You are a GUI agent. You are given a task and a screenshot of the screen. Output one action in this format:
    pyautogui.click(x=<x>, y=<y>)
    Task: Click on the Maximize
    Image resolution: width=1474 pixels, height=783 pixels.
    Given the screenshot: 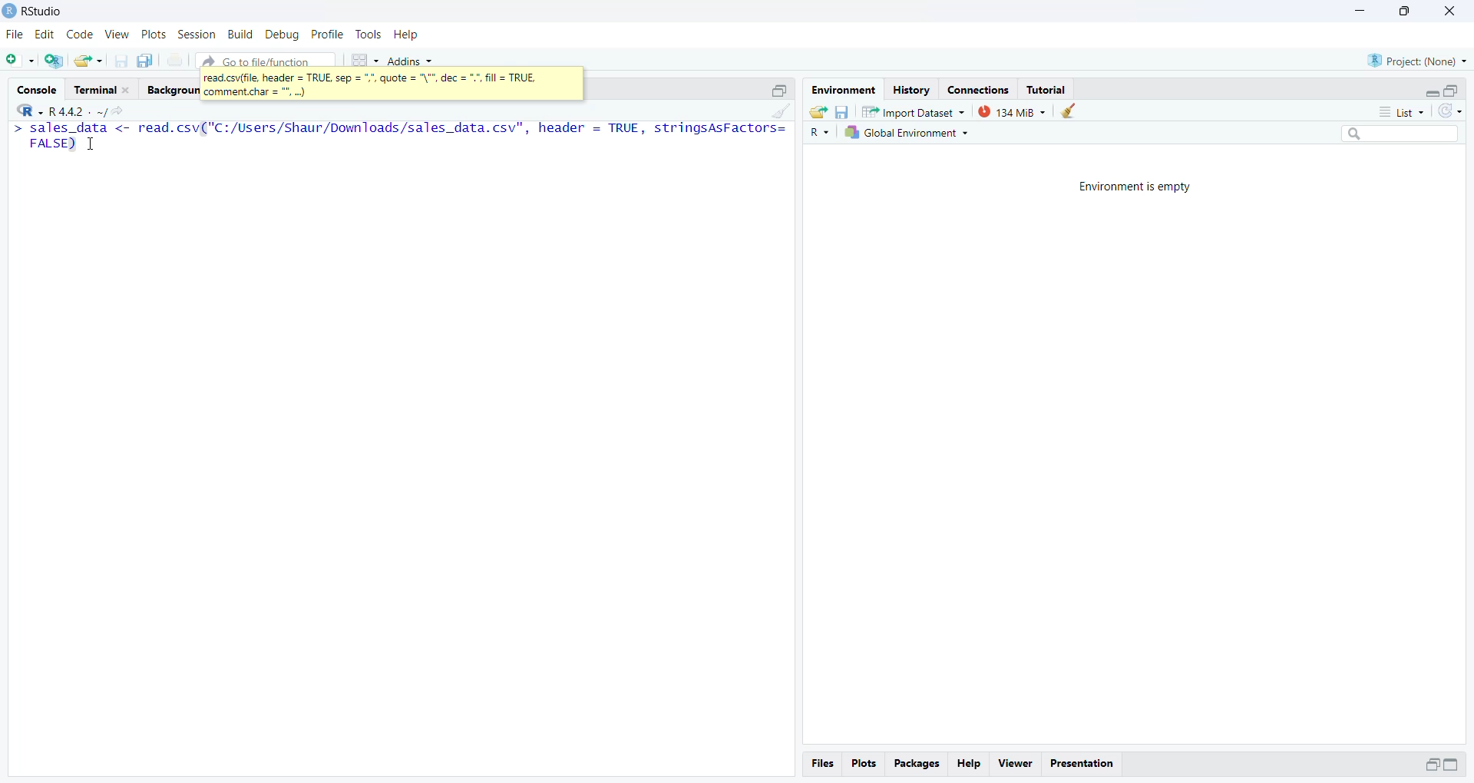 What is the action you would take?
    pyautogui.click(x=1451, y=765)
    